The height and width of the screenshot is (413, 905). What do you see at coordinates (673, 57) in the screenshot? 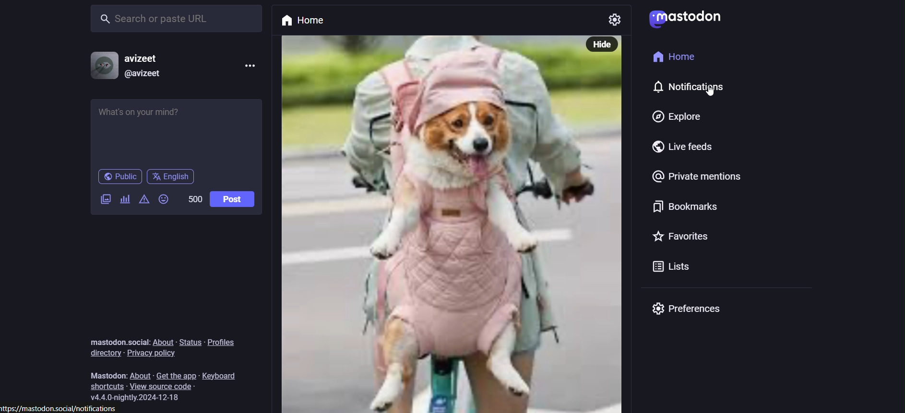
I see `home` at bounding box center [673, 57].